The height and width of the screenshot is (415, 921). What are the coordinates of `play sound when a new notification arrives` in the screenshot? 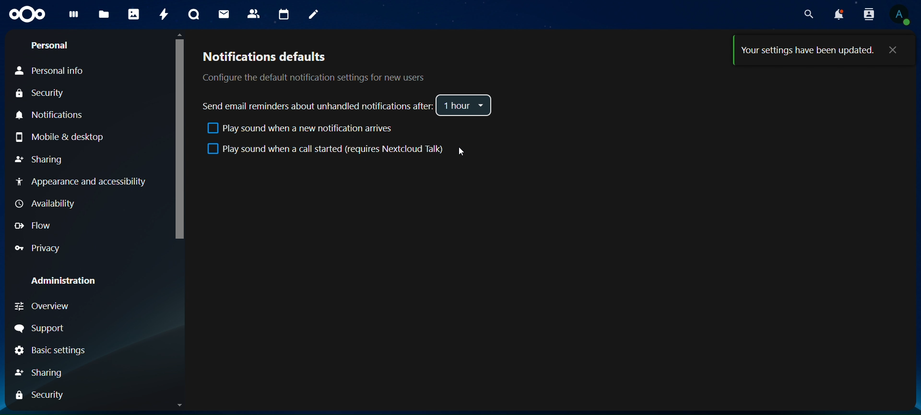 It's located at (298, 130).